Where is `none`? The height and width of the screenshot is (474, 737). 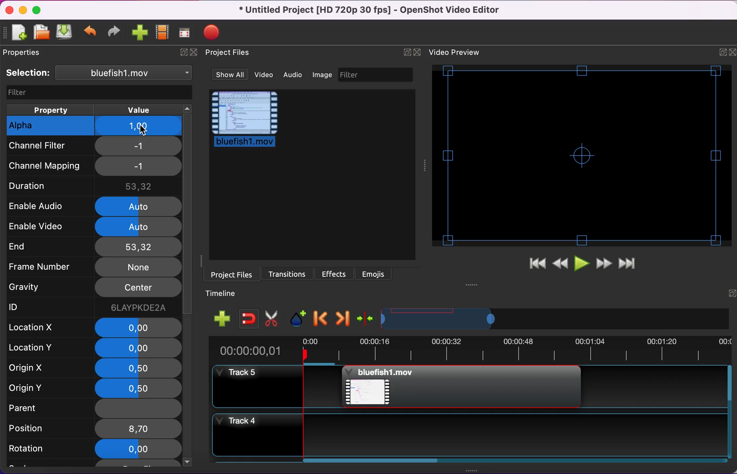 none is located at coordinates (137, 409).